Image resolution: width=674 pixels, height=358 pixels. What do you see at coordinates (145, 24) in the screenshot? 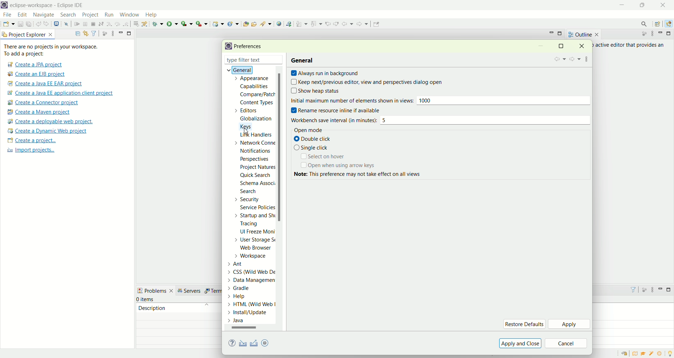
I see `use step filters` at bounding box center [145, 24].